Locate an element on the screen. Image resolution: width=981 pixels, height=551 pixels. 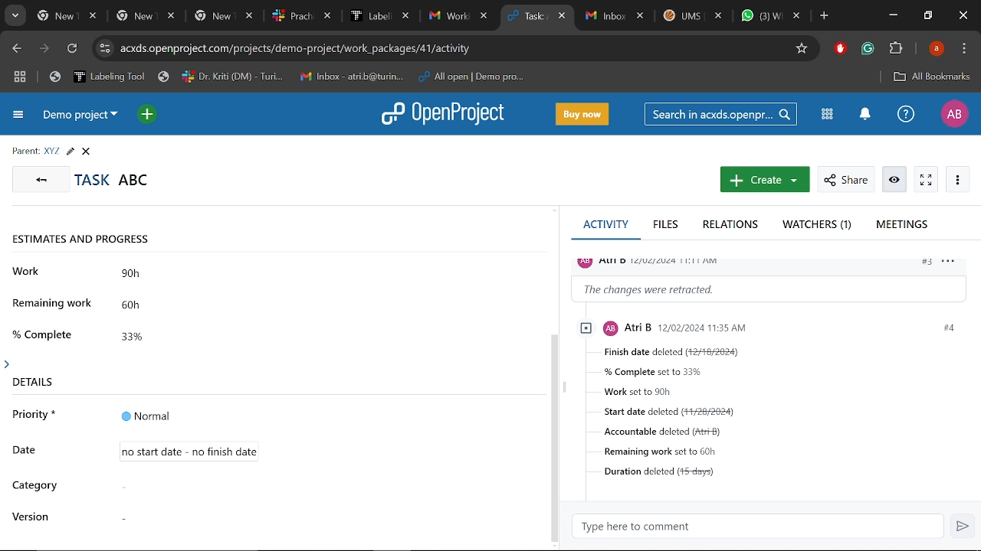
Modules is located at coordinates (828, 116).